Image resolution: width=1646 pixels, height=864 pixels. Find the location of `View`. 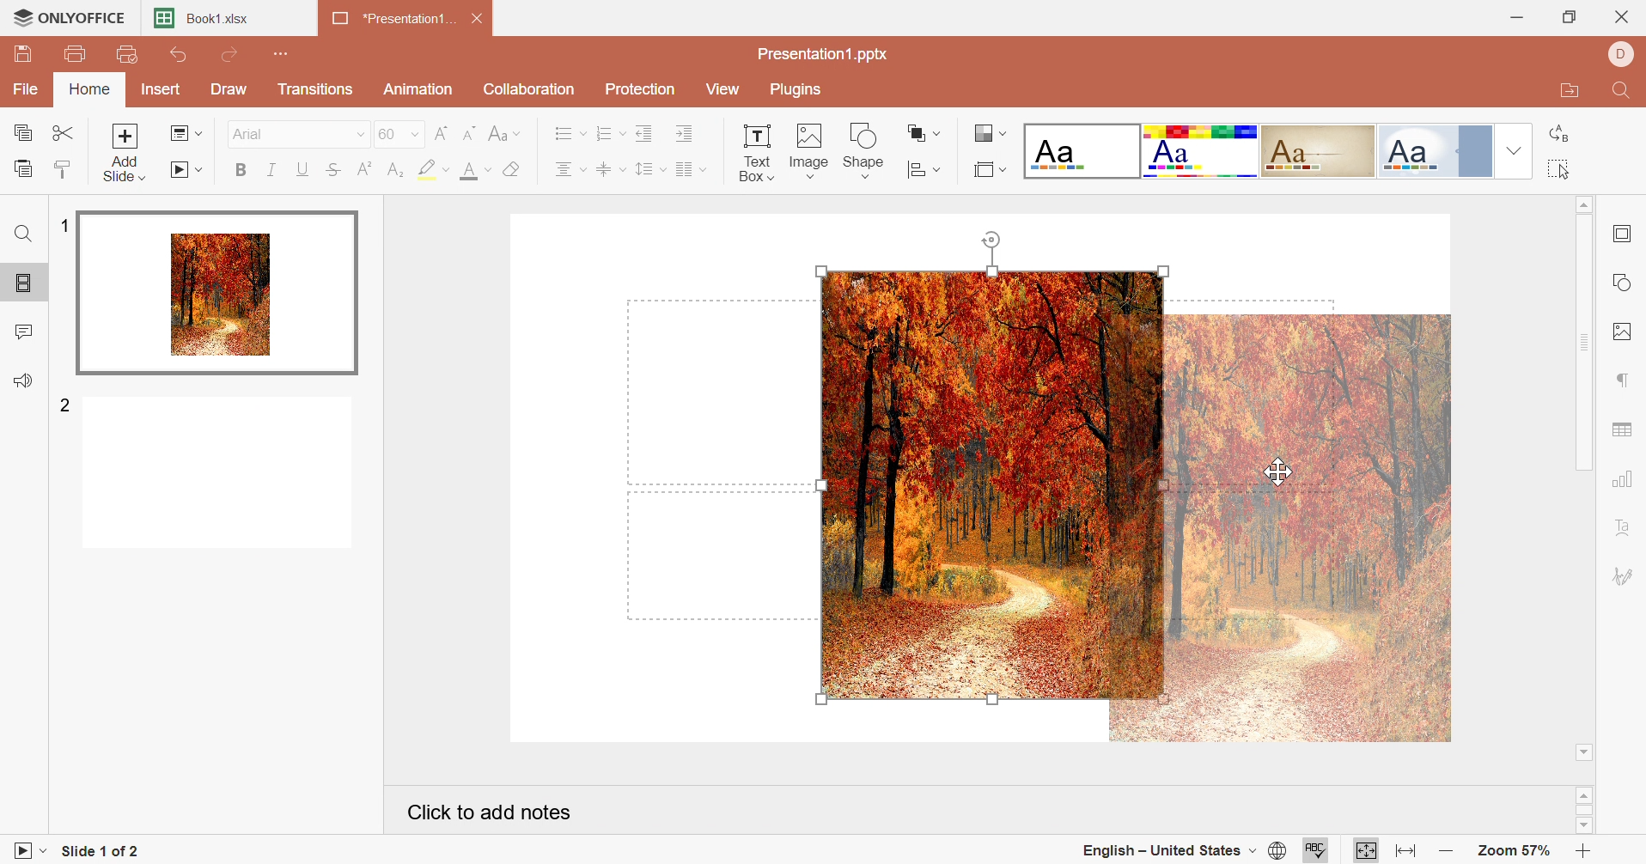

View is located at coordinates (729, 91).